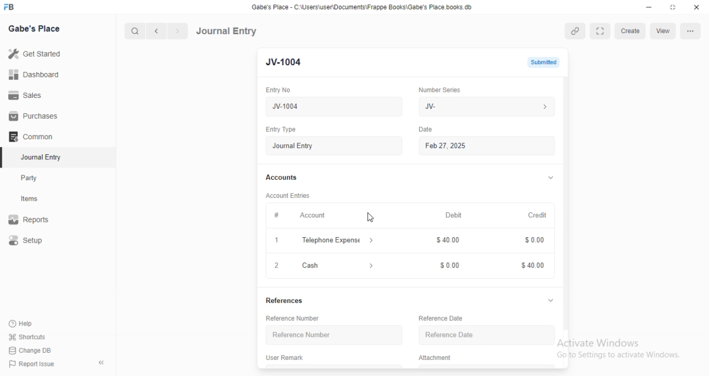 The image size is (709, 376). I want to click on Feb 27, 2025, so click(489, 146).